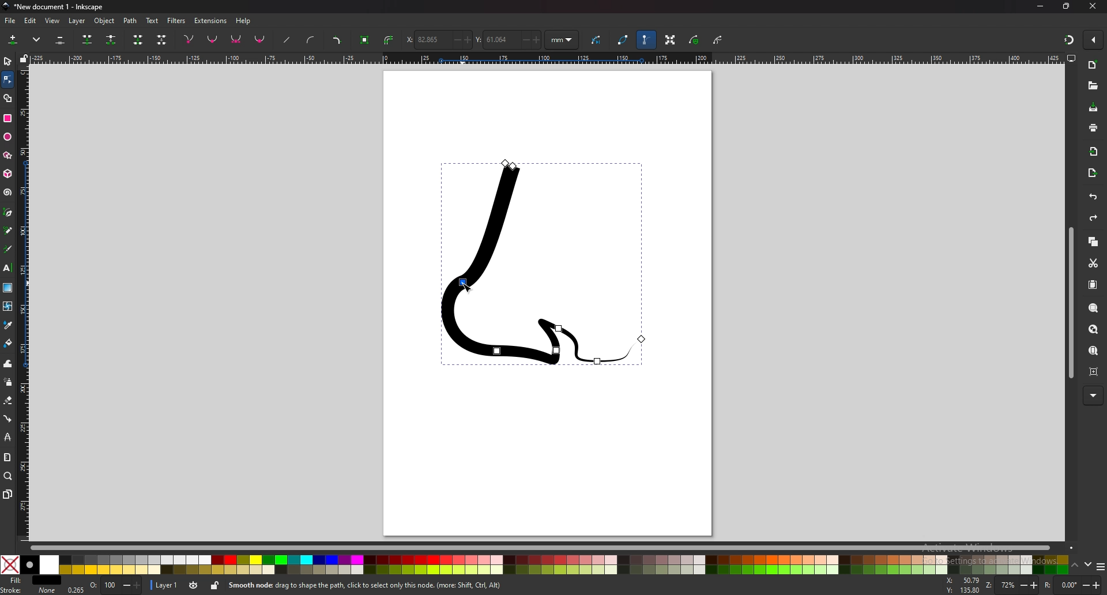 This screenshot has width=1107, height=595. What do you see at coordinates (111, 40) in the screenshot?
I see `break path at selected nodes` at bounding box center [111, 40].